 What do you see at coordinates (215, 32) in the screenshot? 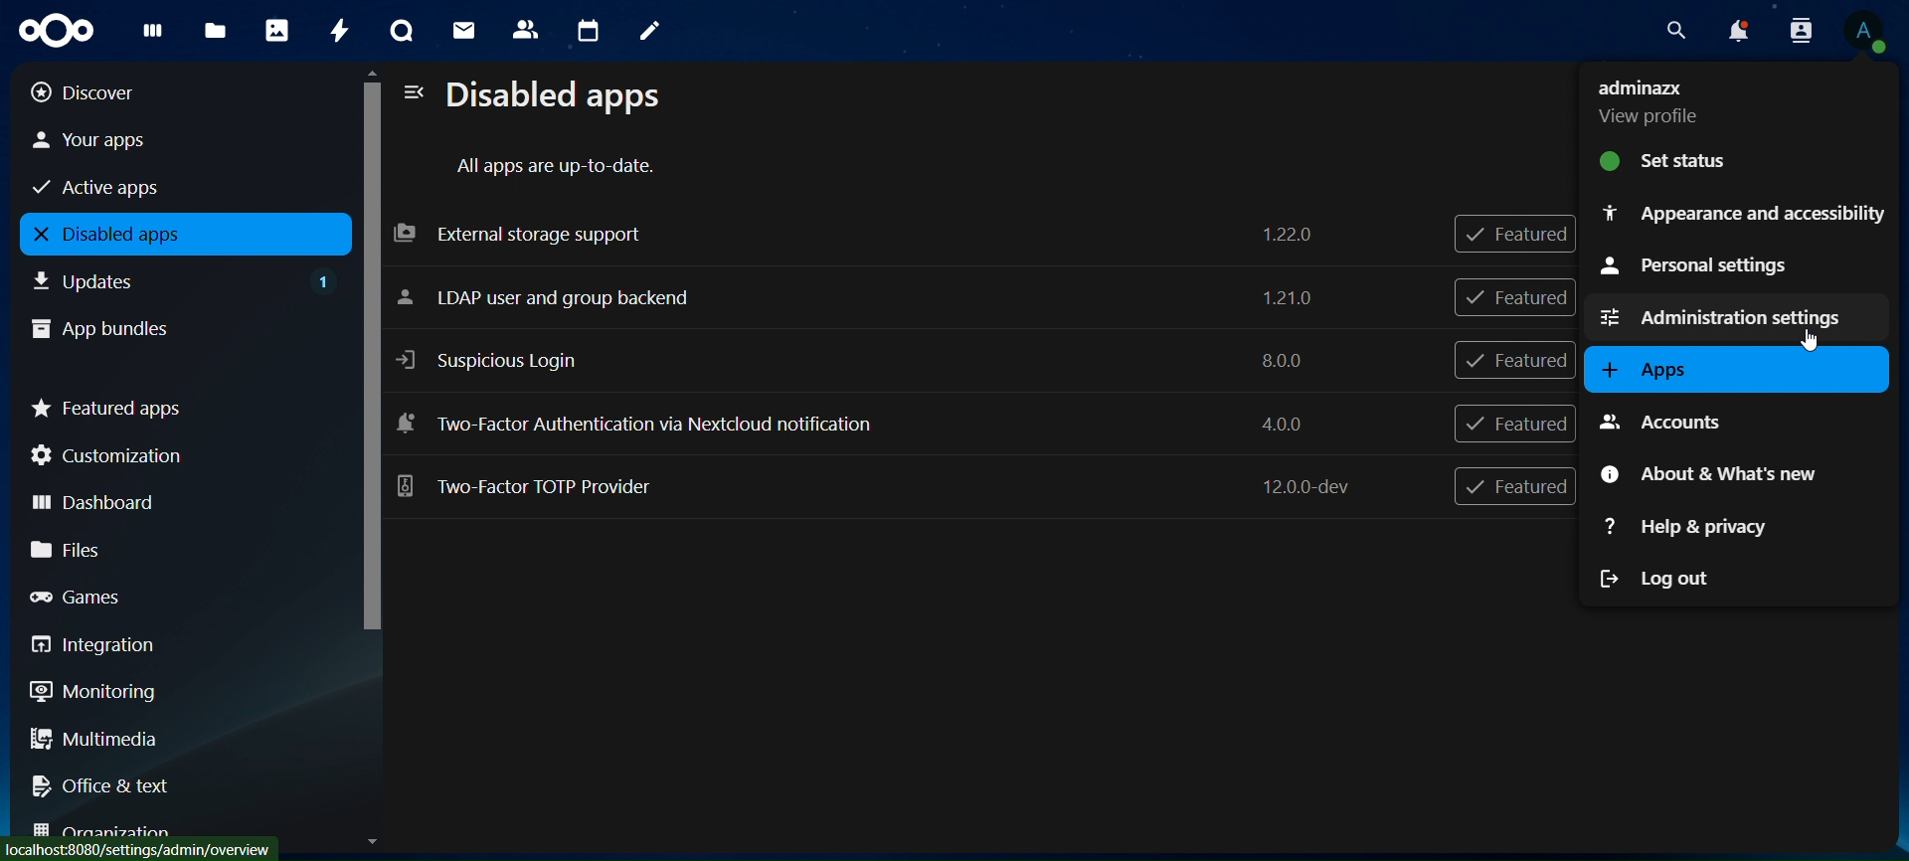
I see `files` at bounding box center [215, 32].